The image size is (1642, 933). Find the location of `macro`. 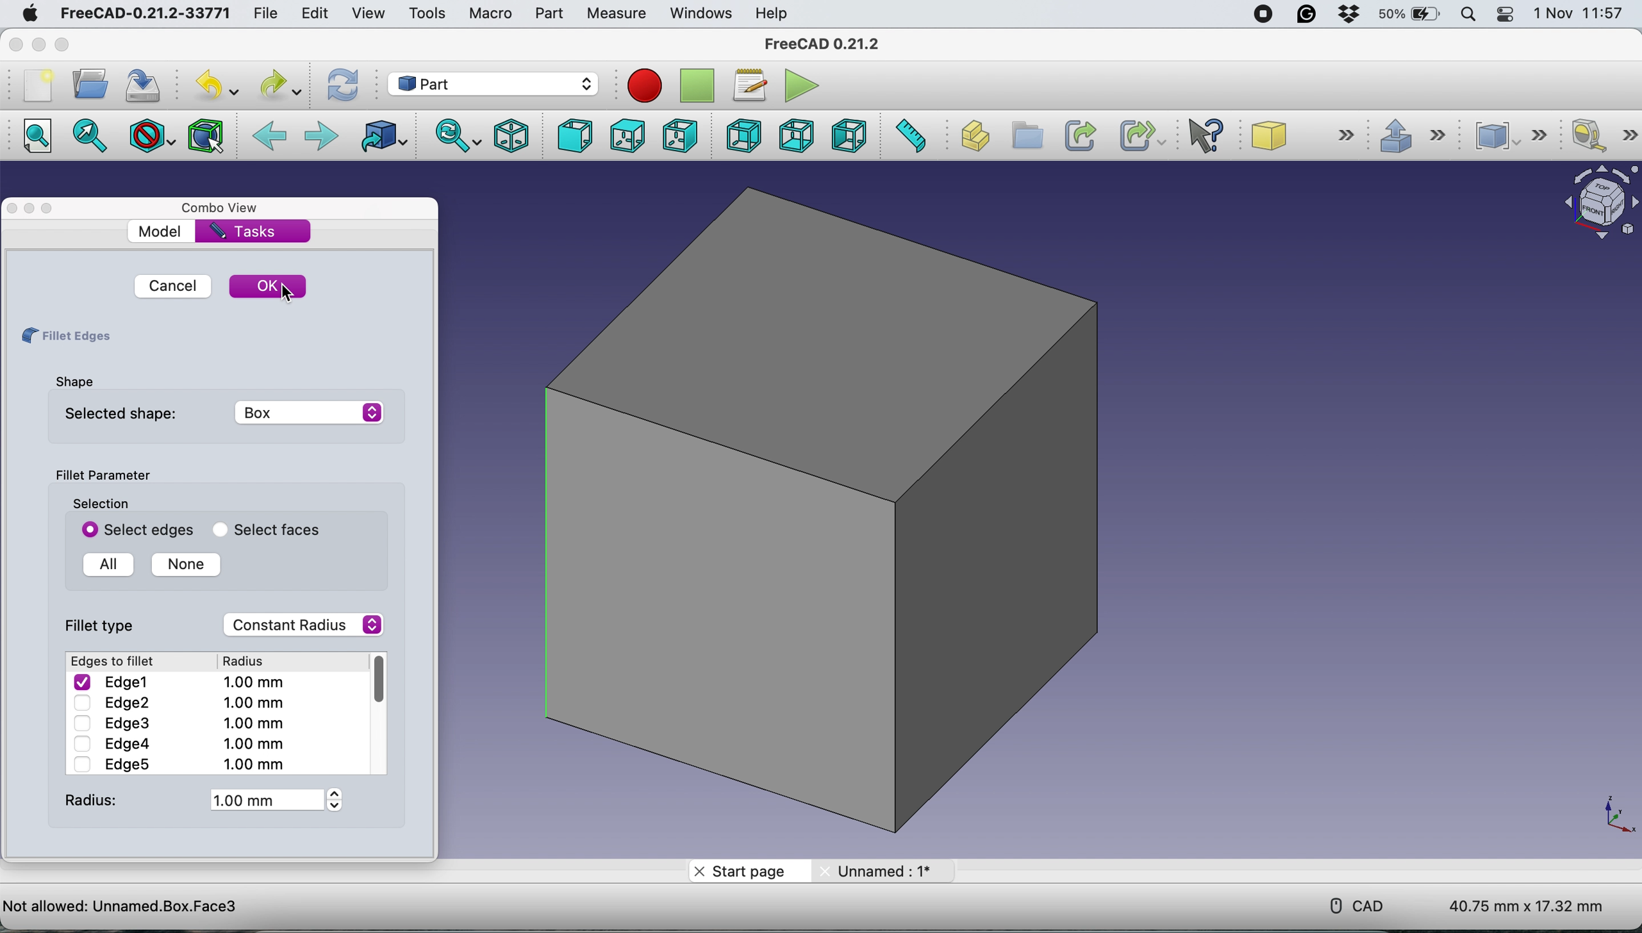

macro is located at coordinates (490, 13).